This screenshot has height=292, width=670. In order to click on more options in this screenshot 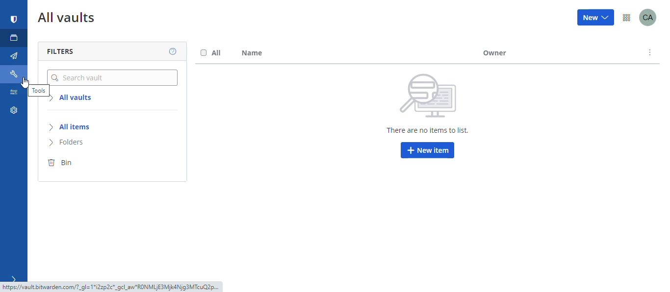, I will do `click(650, 53)`.